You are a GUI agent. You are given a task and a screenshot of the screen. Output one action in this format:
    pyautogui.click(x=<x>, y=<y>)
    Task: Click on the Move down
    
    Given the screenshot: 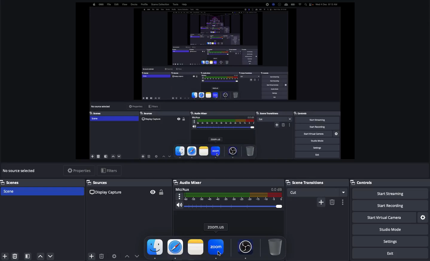 What is the action you would take?
    pyautogui.click(x=51, y=256)
    